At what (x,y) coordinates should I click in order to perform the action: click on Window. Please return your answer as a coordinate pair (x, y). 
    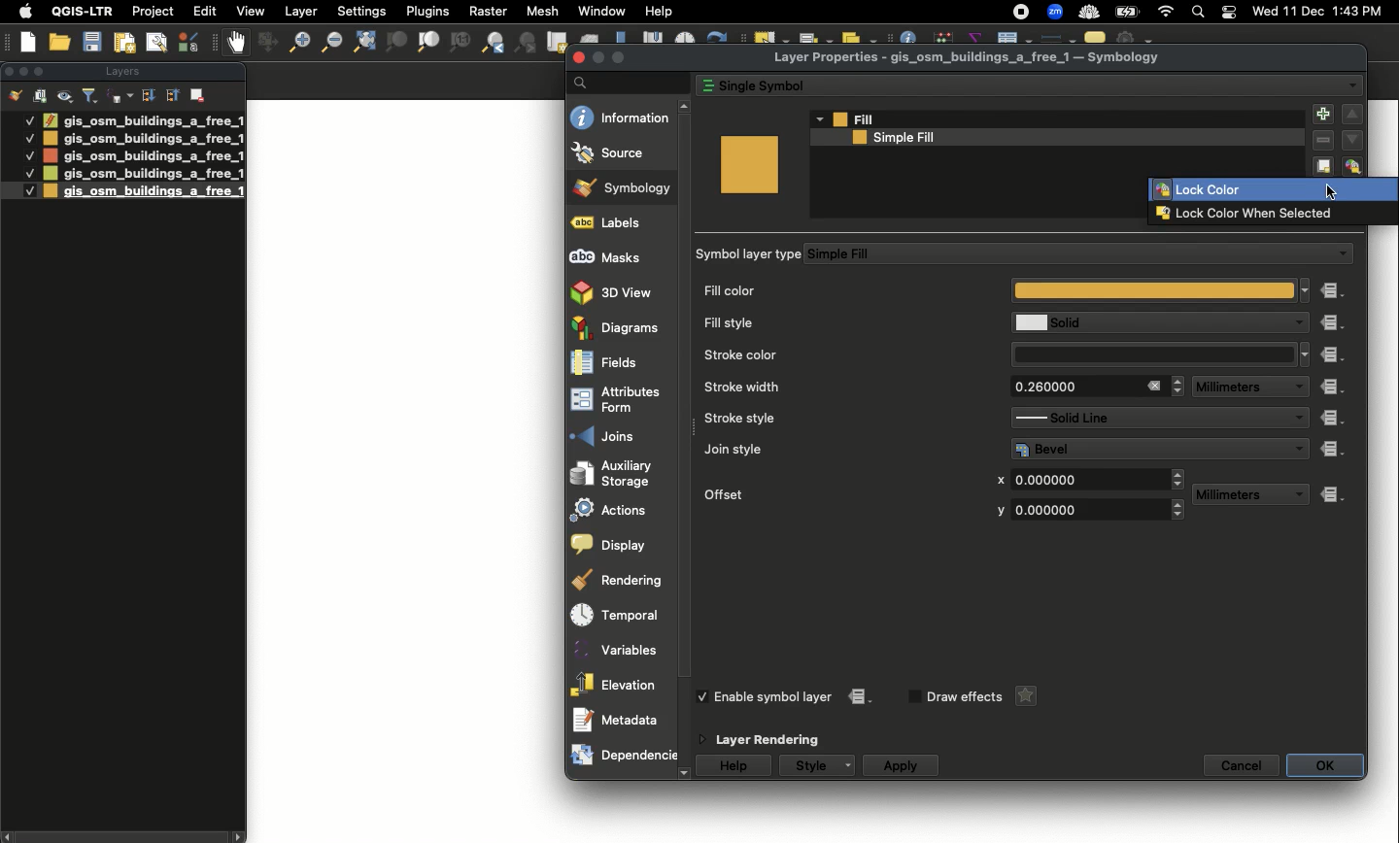
    Looking at the image, I should click on (601, 11).